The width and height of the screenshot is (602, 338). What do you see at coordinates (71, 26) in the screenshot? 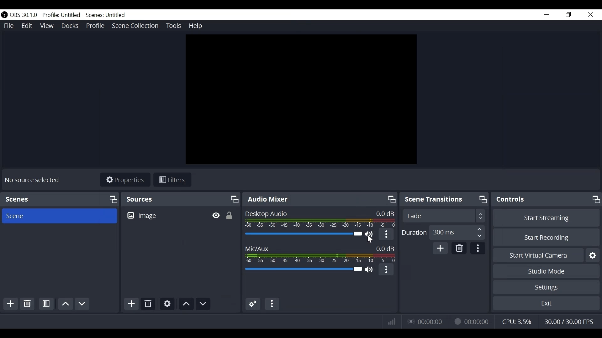
I see `Docks` at bounding box center [71, 26].